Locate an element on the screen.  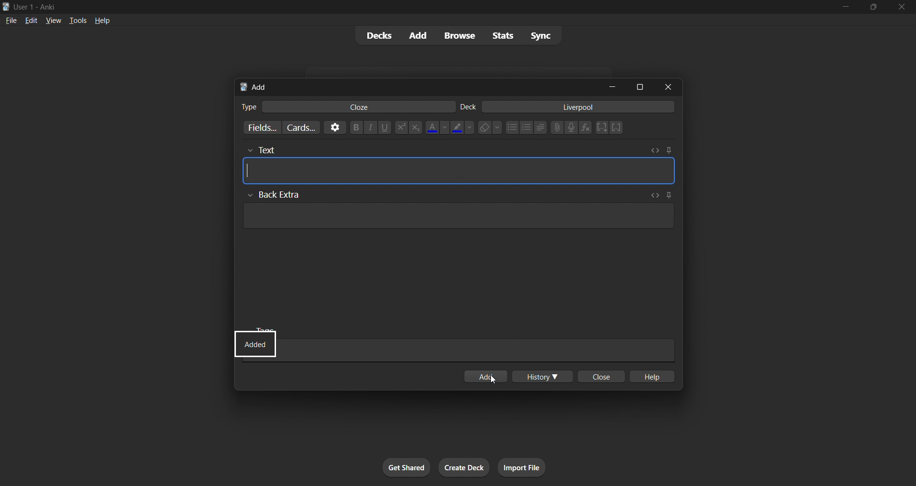
cloze deletion is located at coordinates (618, 127).